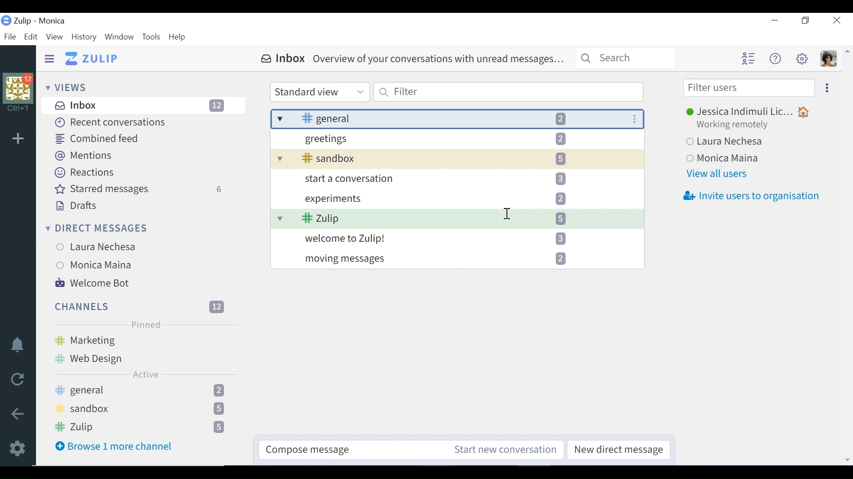  I want to click on welcome to Zulip!, so click(446, 239).